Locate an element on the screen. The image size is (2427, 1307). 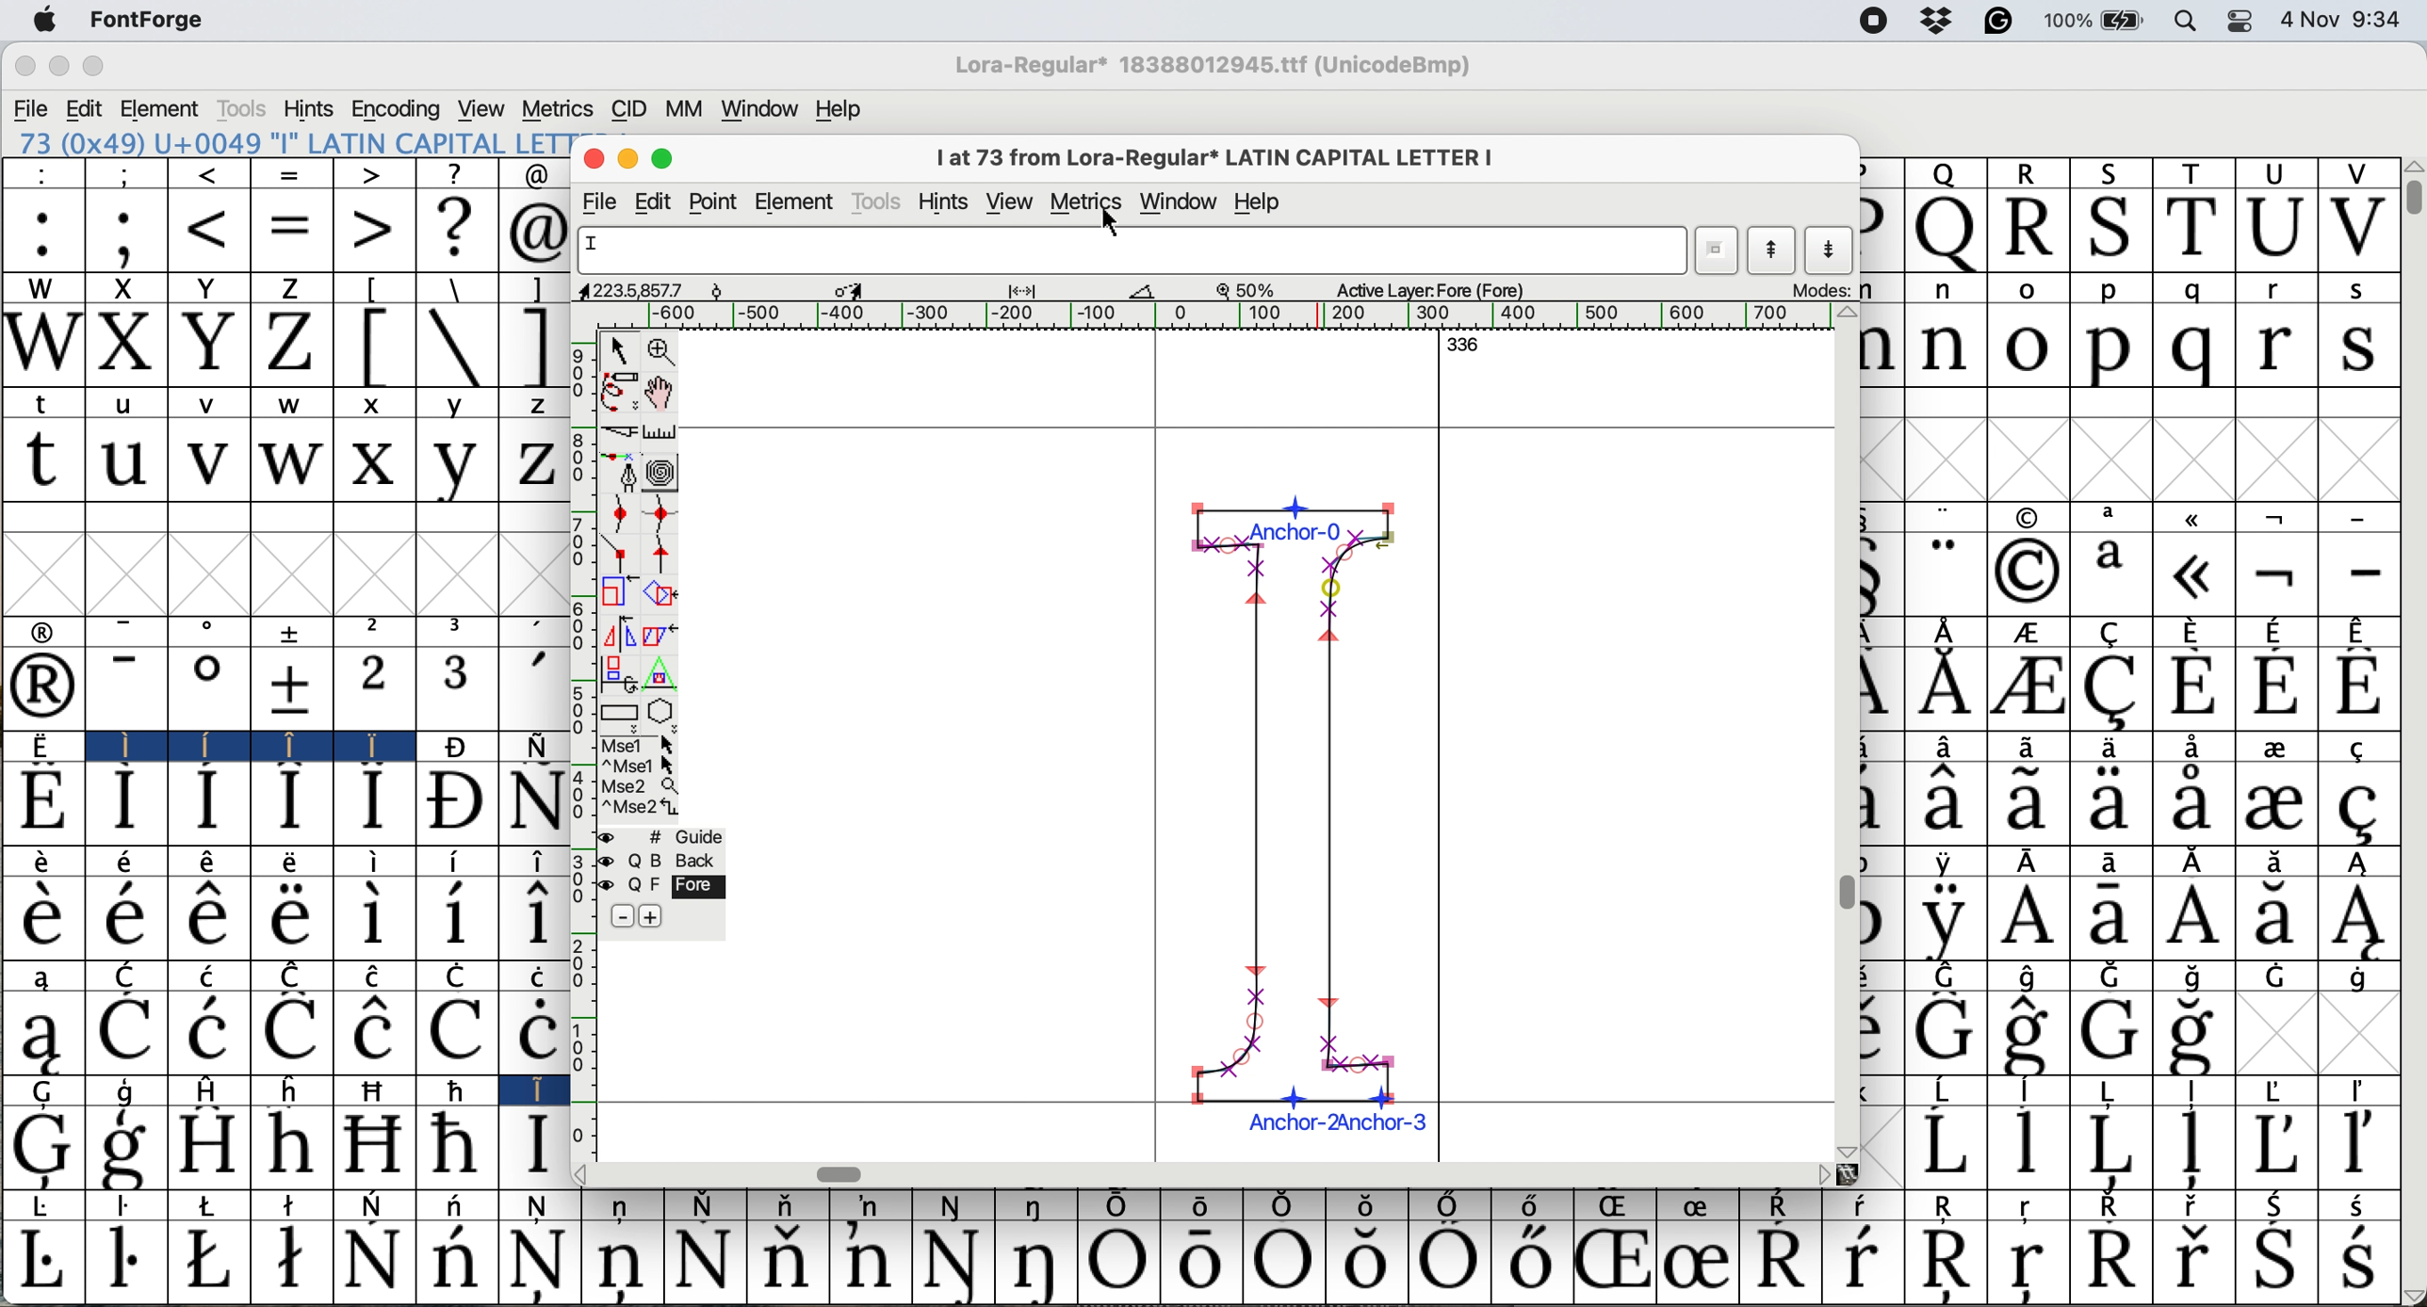
symbol is located at coordinates (2282, 514).